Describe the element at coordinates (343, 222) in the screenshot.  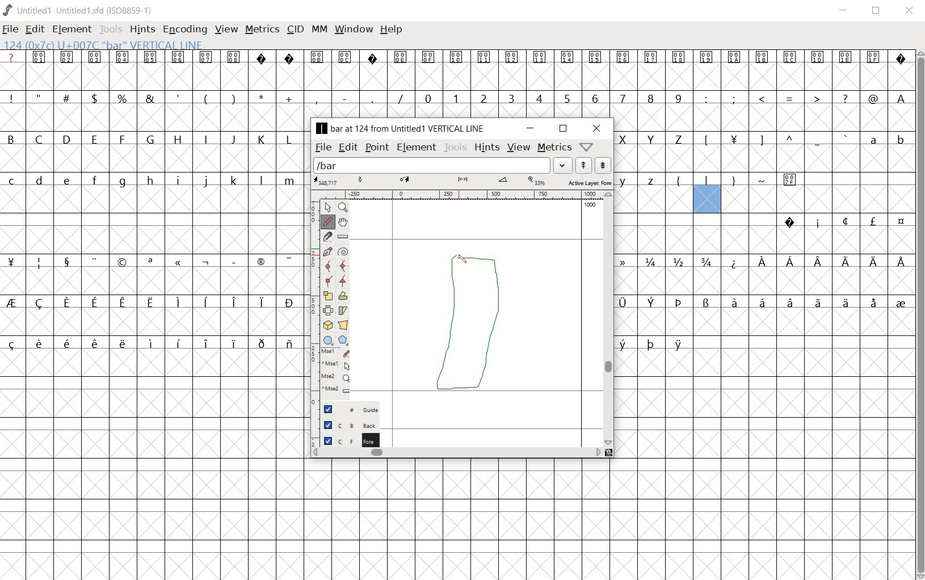
I see `scroll by hand` at that location.